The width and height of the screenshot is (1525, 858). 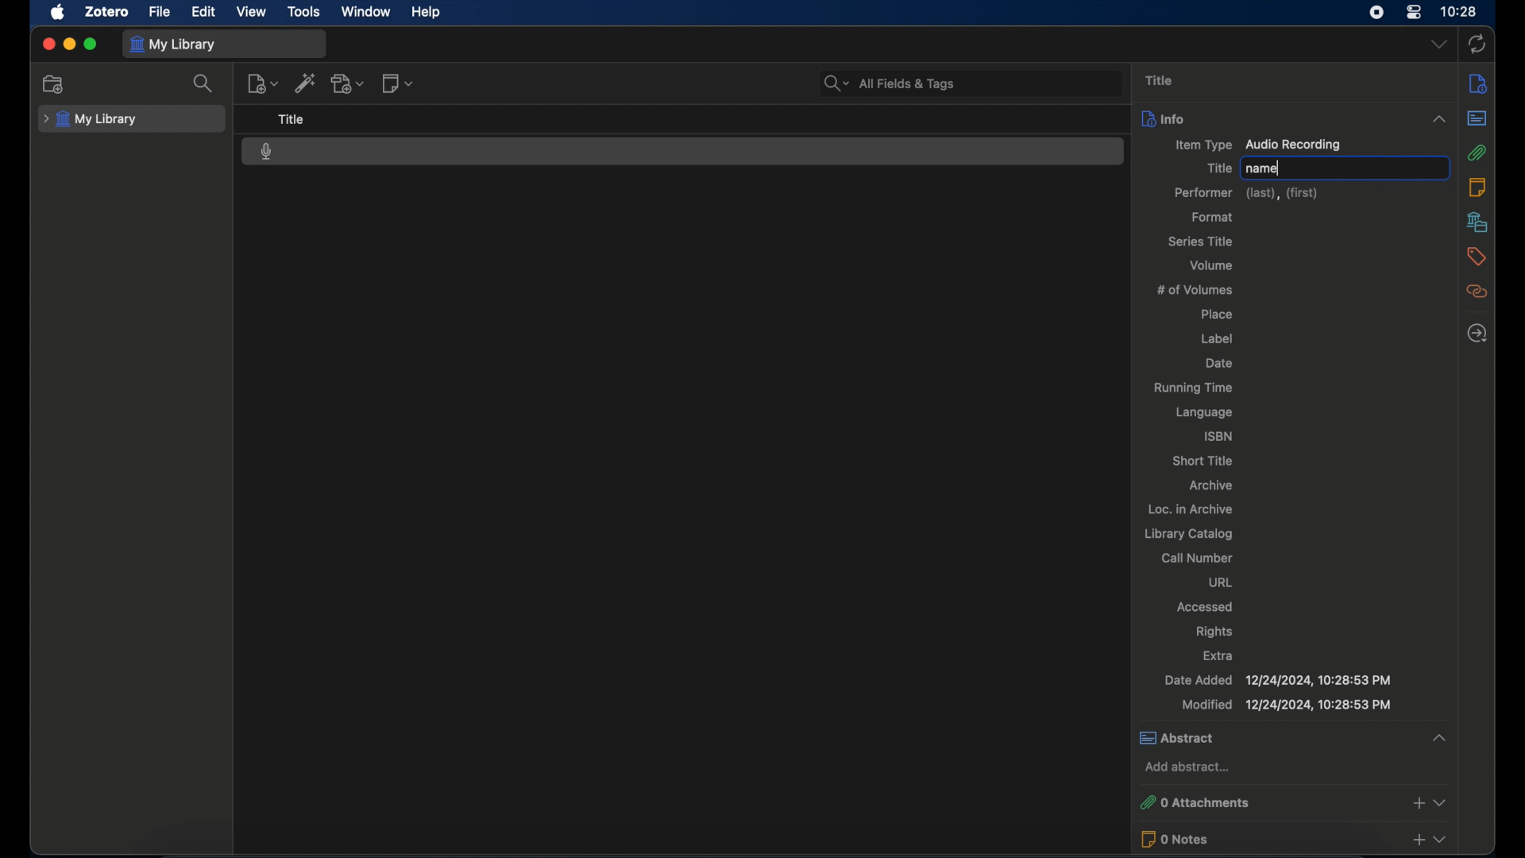 What do you see at coordinates (306, 83) in the screenshot?
I see `add item by identifier` at bounding box center [306, 83].